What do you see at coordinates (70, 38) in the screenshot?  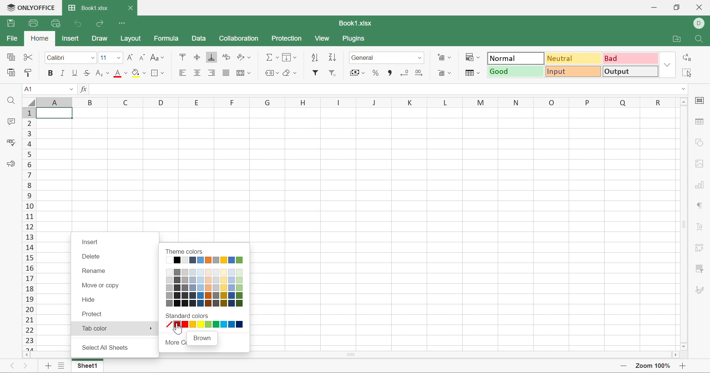 I see `Insert` at bounding box center [70, 38].